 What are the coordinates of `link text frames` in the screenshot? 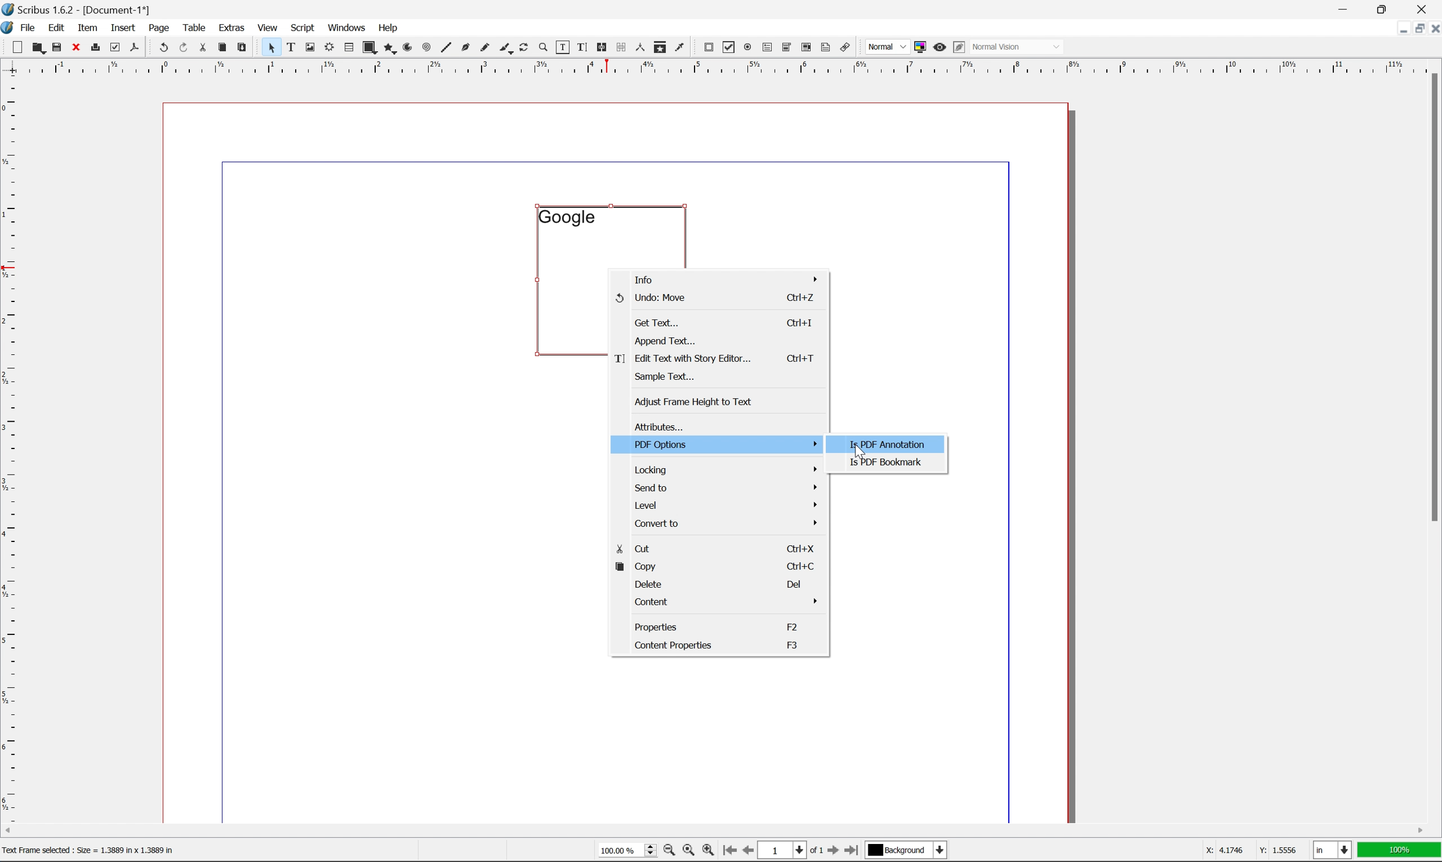 It's located at (600, 48).